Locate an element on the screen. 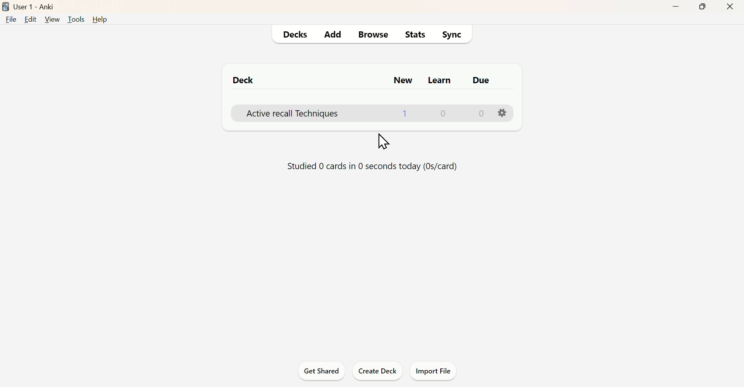  Deck details is located at coordinates (379, 112).